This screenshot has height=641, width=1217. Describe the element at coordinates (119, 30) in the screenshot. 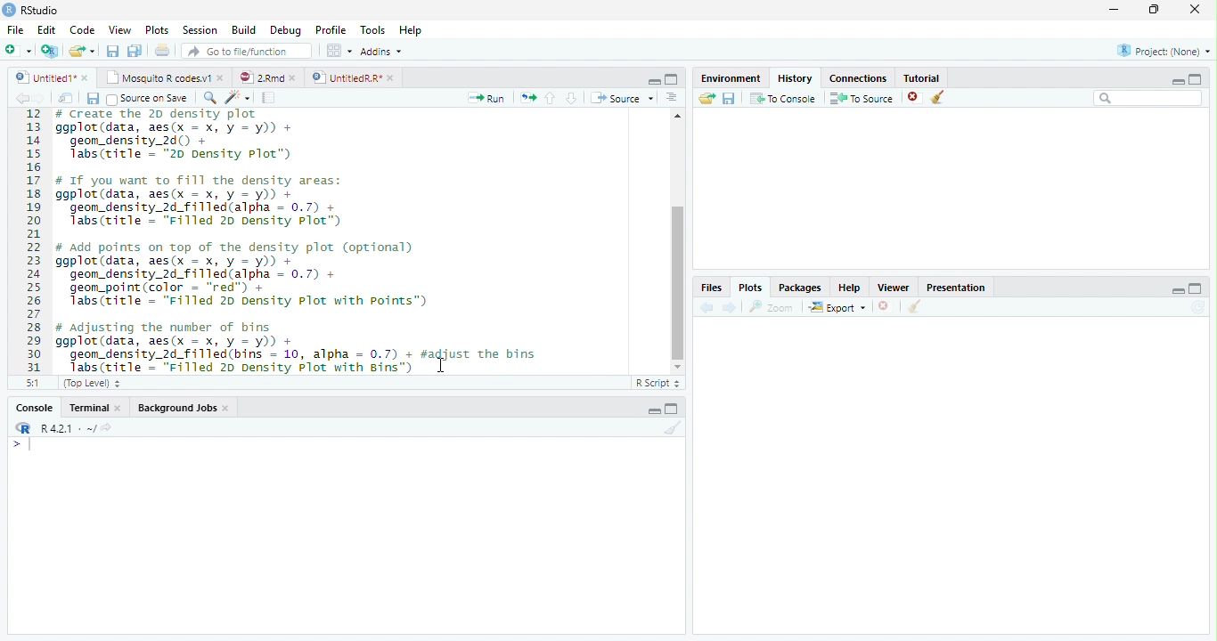

I see `View` at that location.